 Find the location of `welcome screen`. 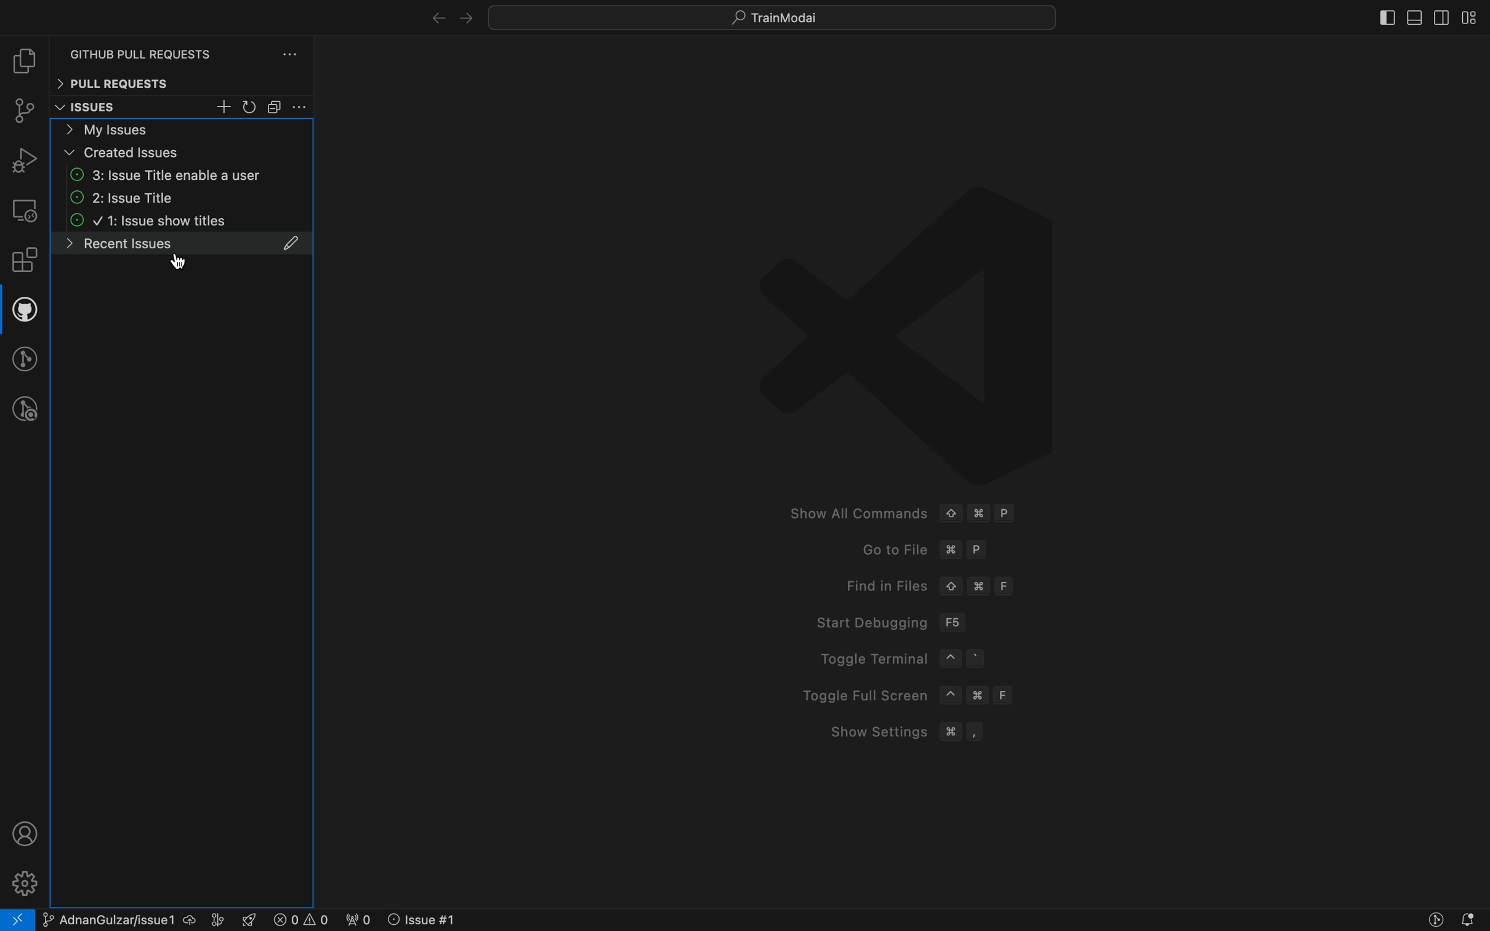

welcome screen is located at coordinates (910, 469).